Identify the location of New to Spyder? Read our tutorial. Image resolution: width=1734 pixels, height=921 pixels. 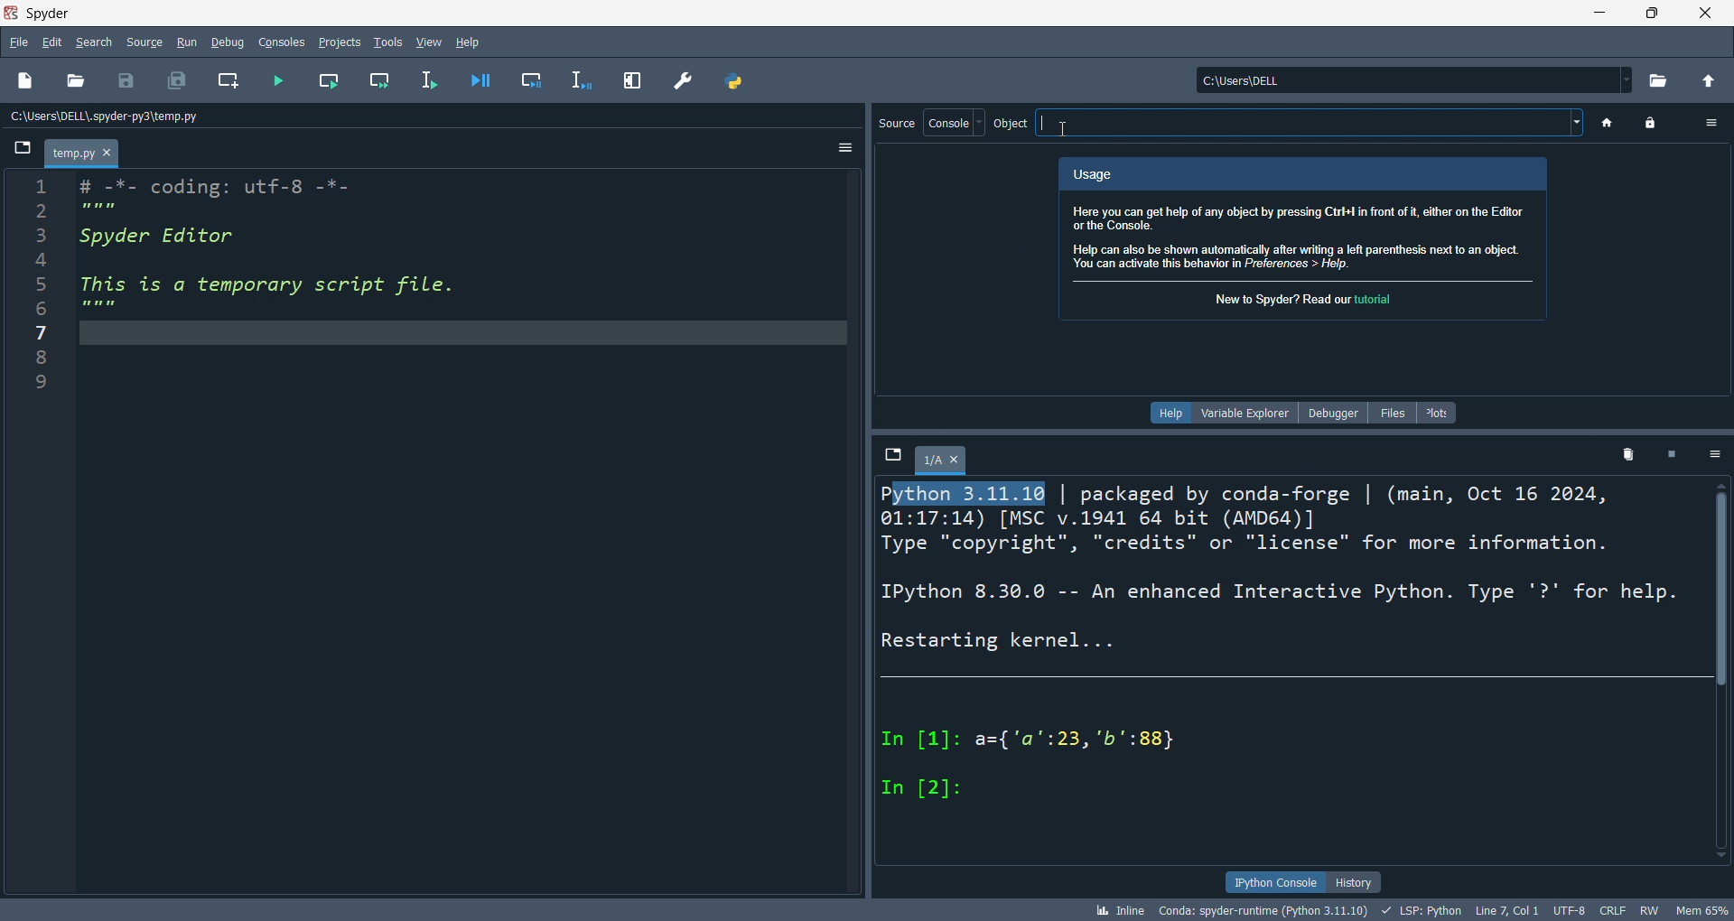
(1303, 300).